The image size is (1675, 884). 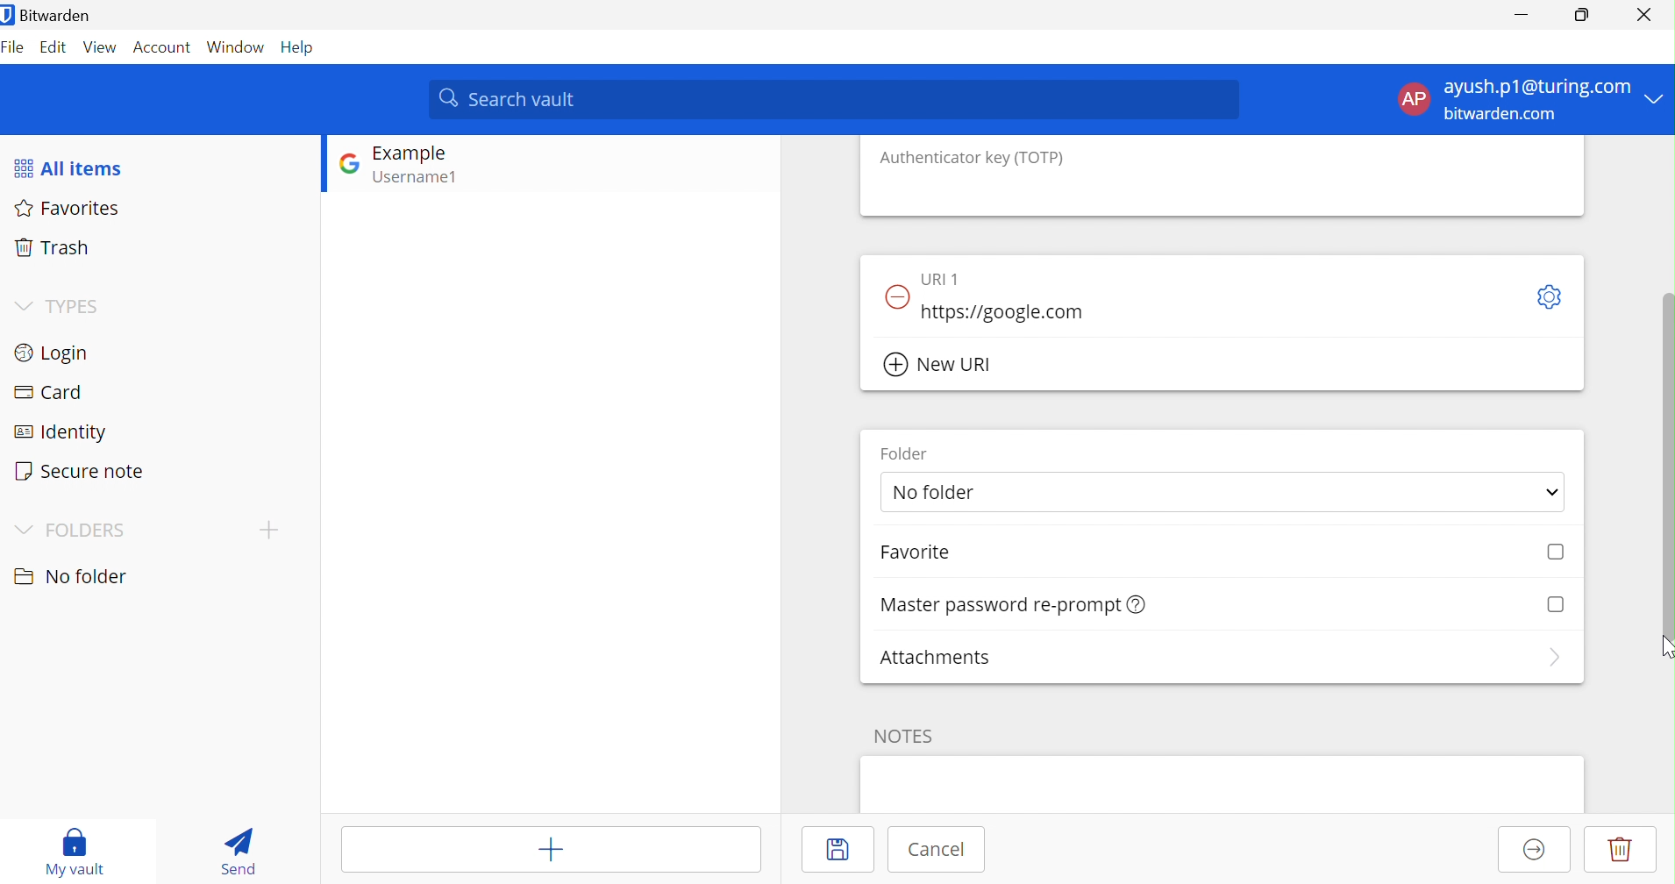 I want to click on Drop Down, so click(x=22, y=303).